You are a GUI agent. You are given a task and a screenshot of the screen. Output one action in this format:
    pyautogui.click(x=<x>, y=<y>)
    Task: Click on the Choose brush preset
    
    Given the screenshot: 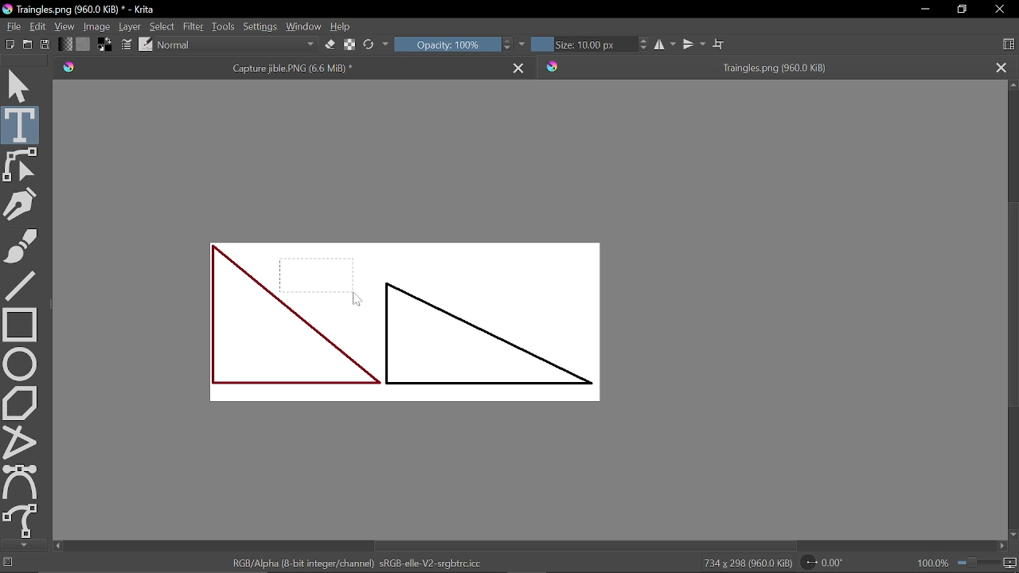 What is the action you would take?
    pyautogui.click(x=146, y=44)
    